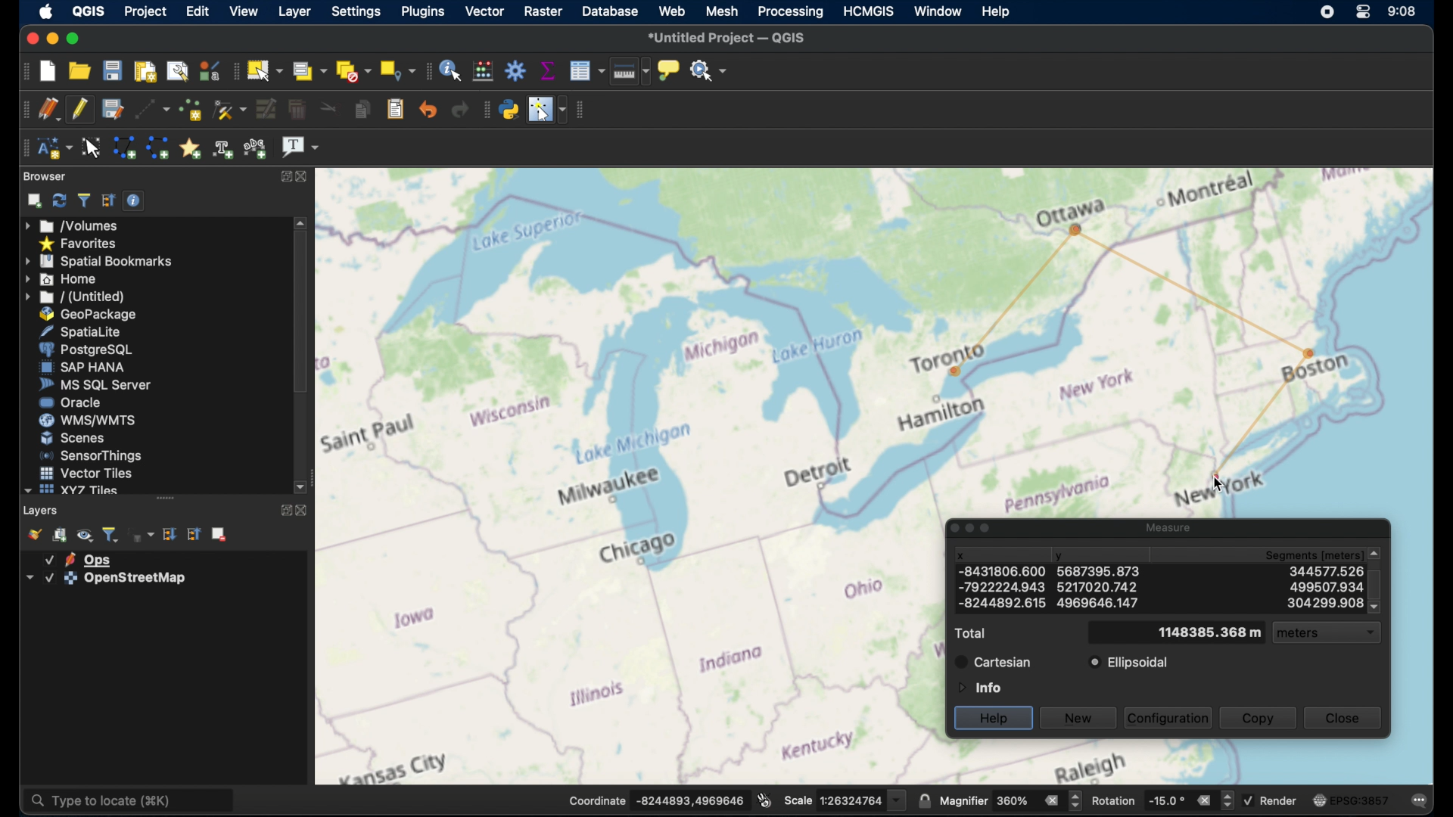  Describe the element at coordinates (242, 11) in the screenshot. I see `view` at that location.